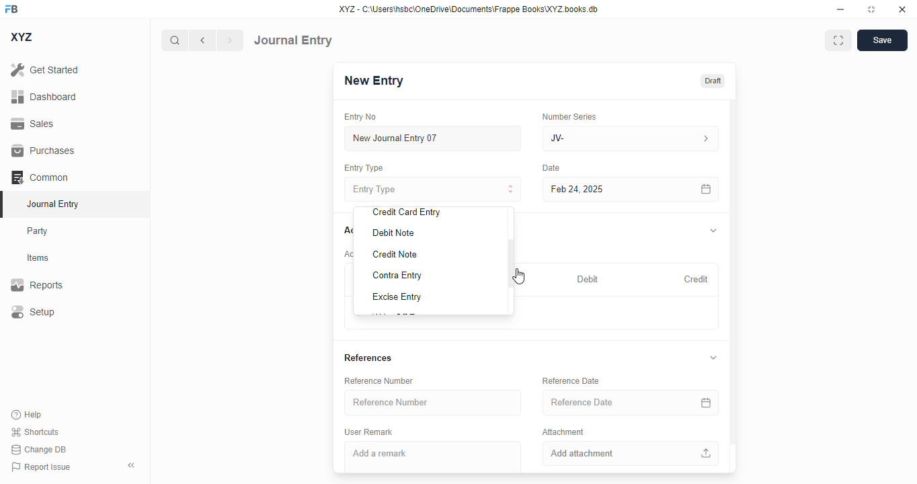 This screenshot has width=917, height=484. I want to click on search, so click(174, 40).